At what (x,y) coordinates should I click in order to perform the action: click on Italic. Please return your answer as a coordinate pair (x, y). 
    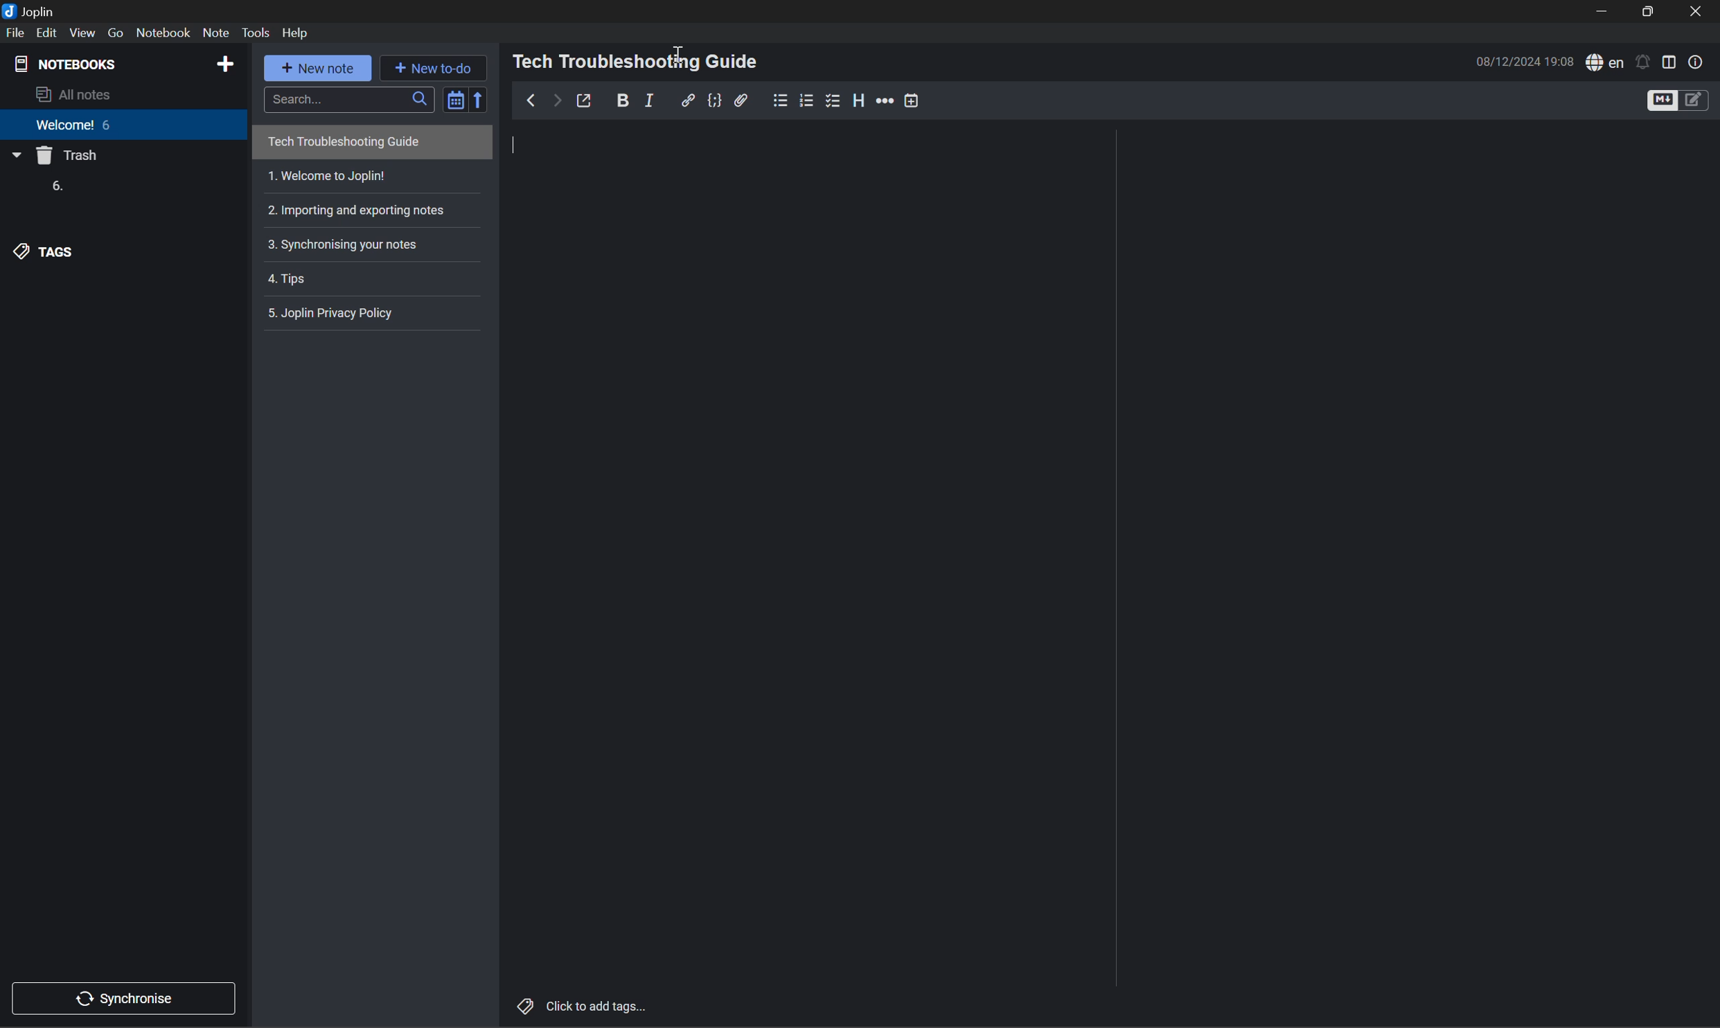
    Looking at the image, I should click on (653, 100).